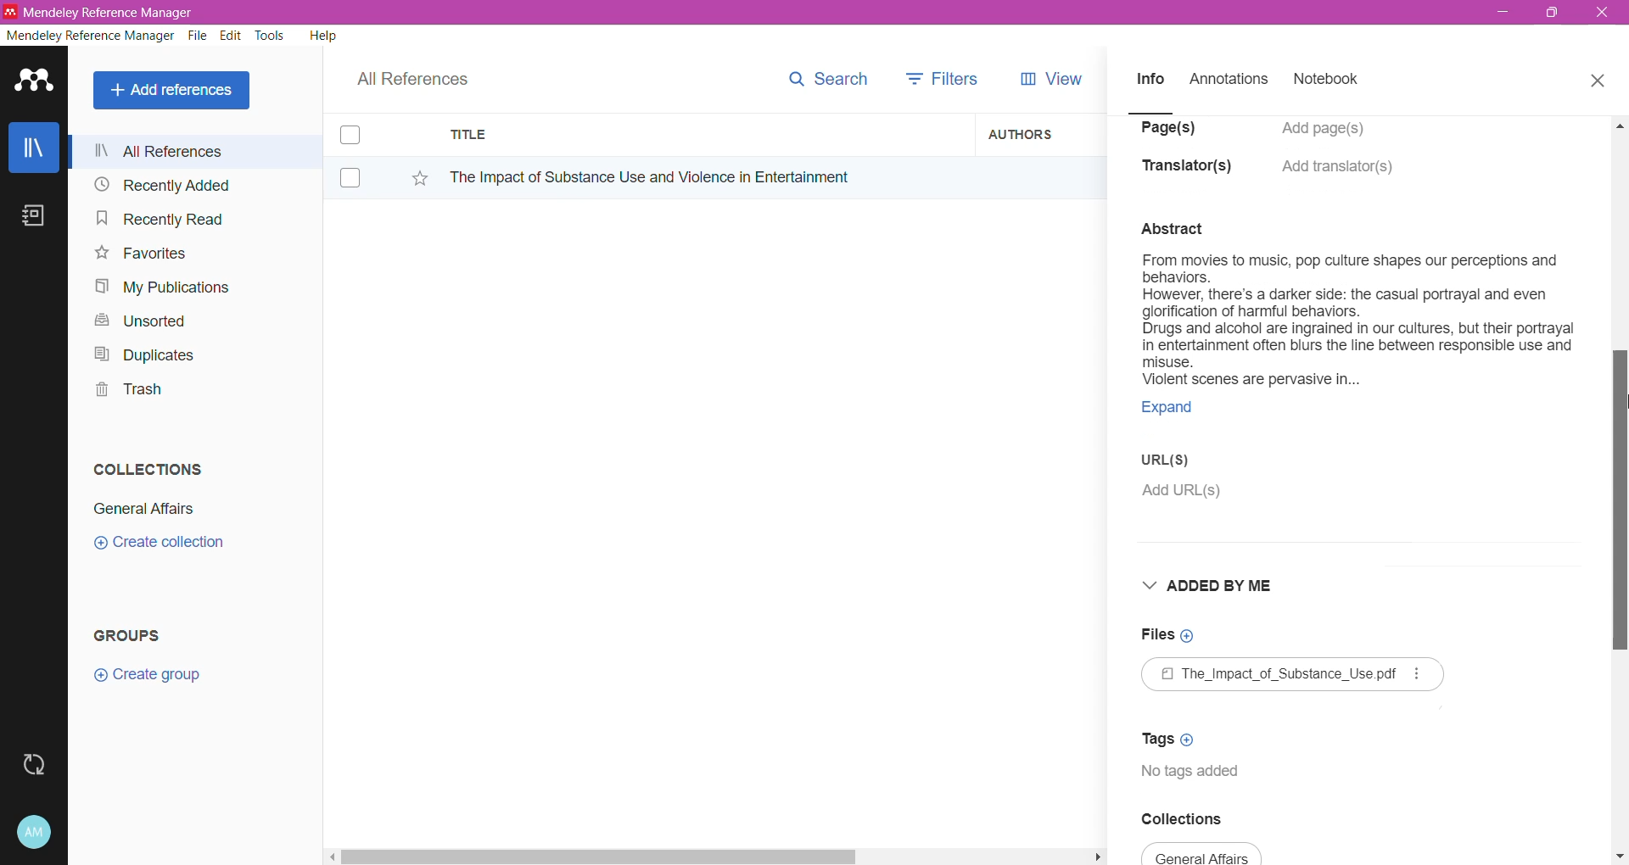 This screenshot has width=1629, height=865. I want to click on All References, so click(424, 75).